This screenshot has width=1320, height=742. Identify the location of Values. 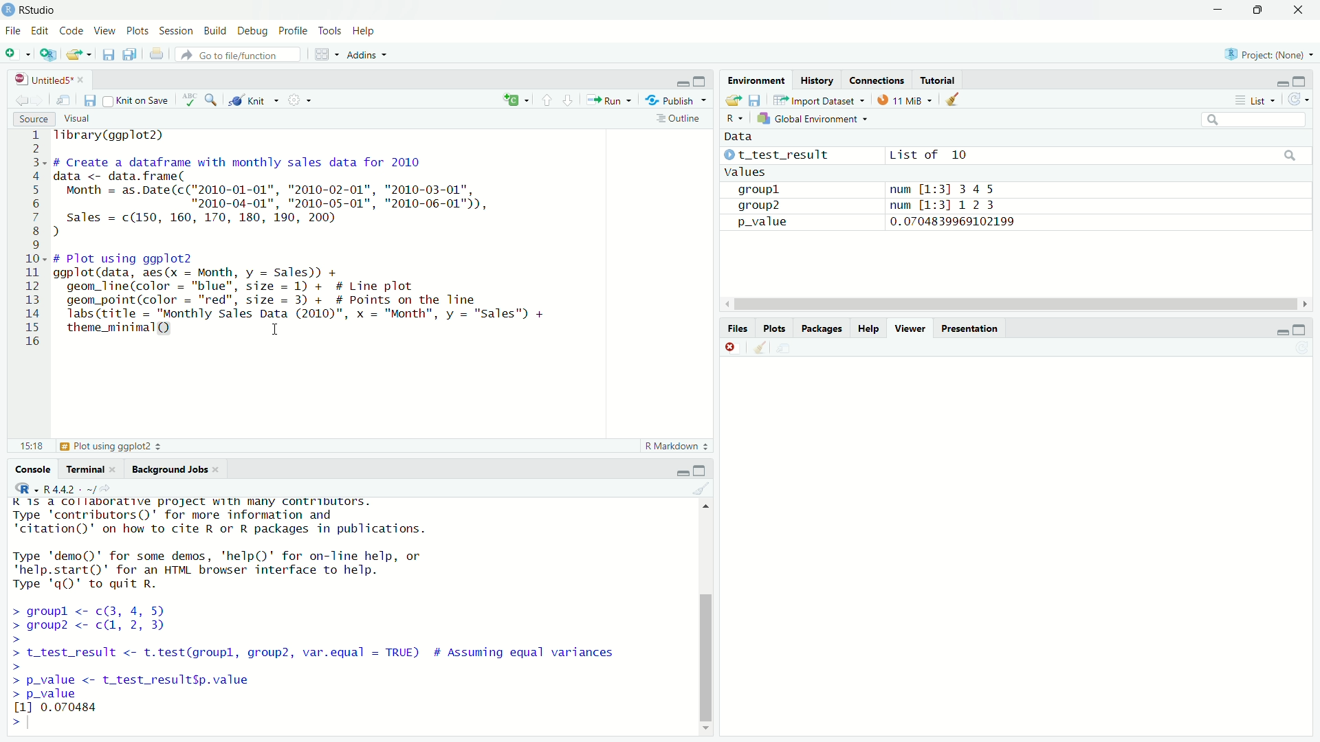
(745, 172).